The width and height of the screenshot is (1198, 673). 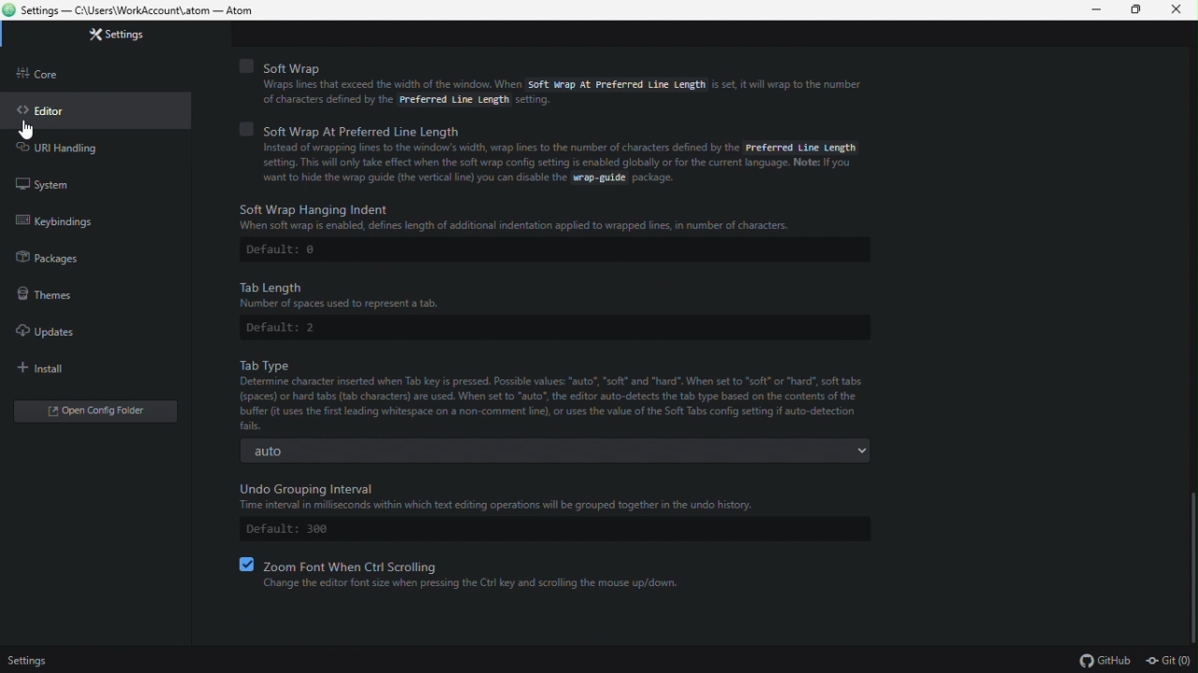 I want to click on Undo Grouping Interval
Time interval in milliseconds within which text editing operations will be grouped together in the undo history., so click(x=527, y=497).